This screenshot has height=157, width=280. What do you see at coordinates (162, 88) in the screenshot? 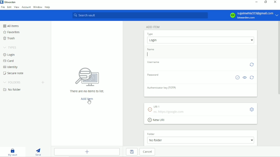
I see `Authenticator key (TOTP)` at bounding box center [162, 88].